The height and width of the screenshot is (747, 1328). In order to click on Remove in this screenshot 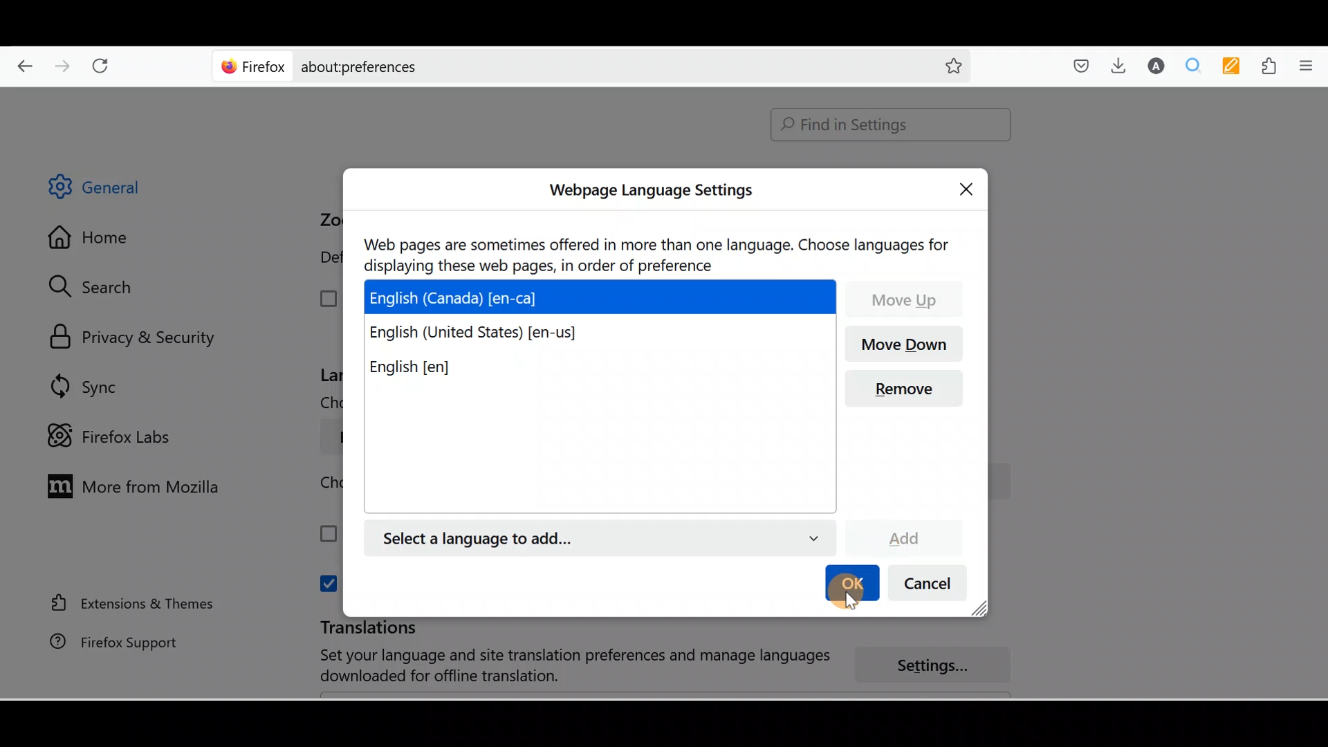, I will do `click(910, 389)`.